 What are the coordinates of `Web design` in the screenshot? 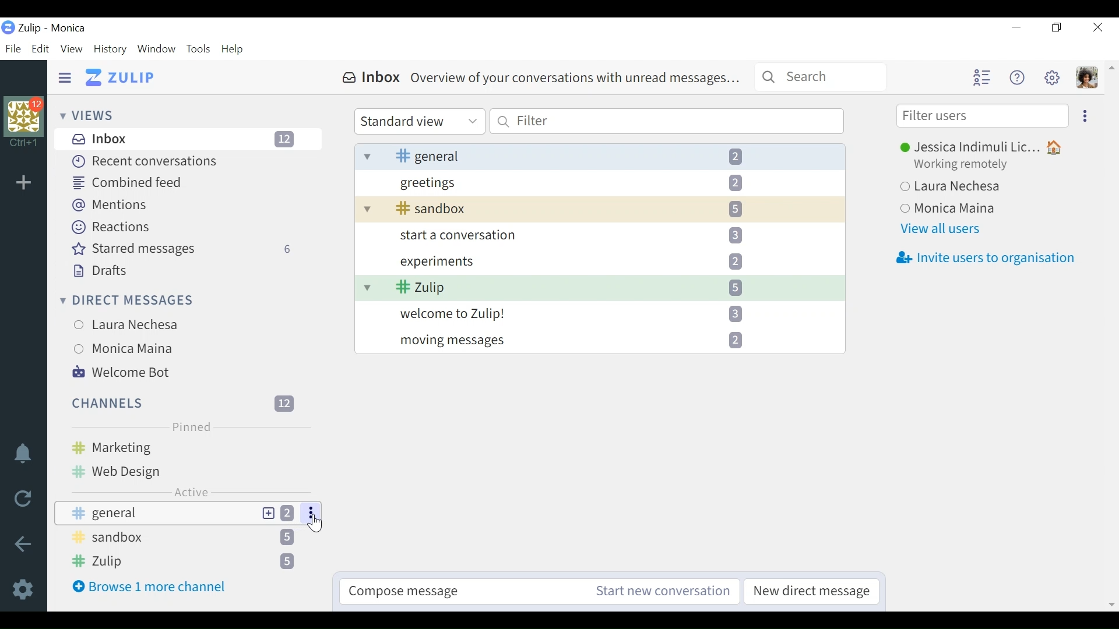 It's located at (184, 470).